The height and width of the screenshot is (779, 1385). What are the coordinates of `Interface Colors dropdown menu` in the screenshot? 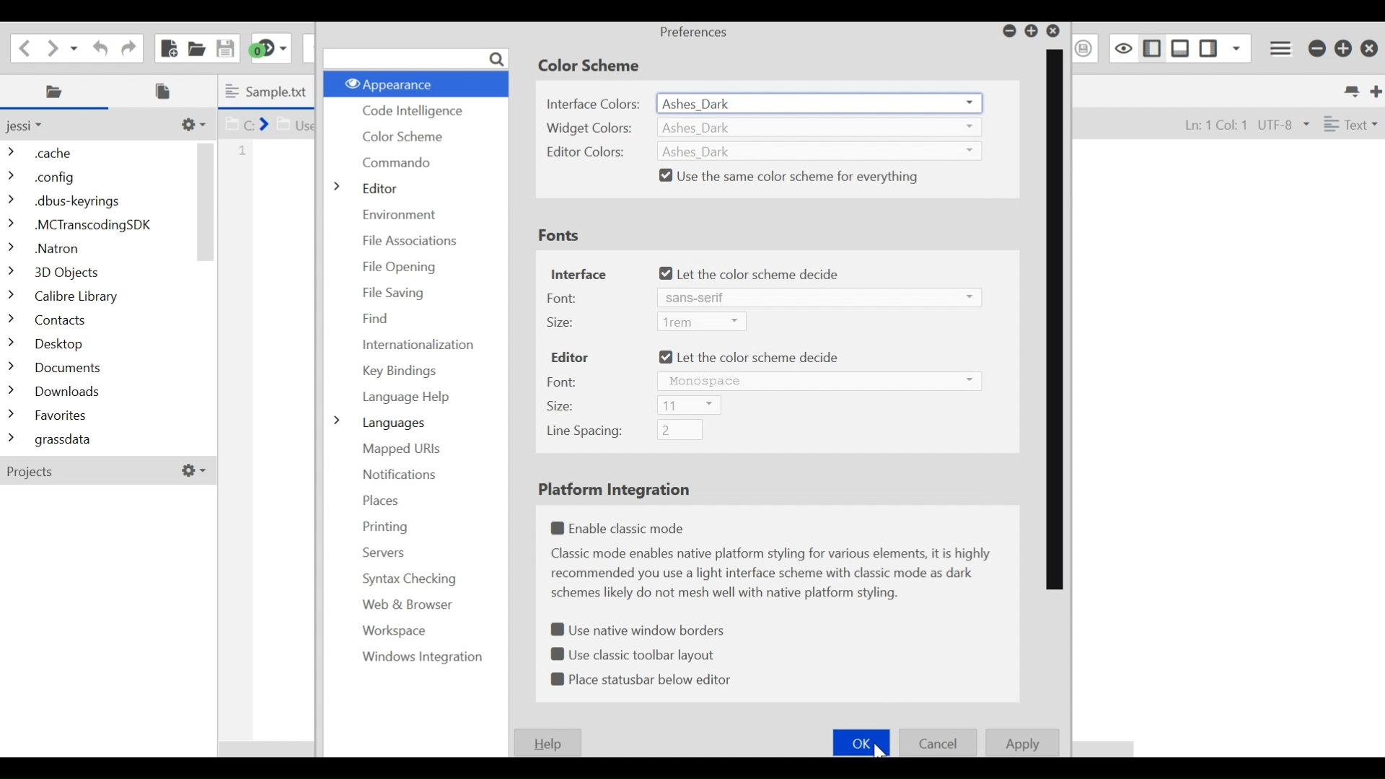 It's located at (821, 102).